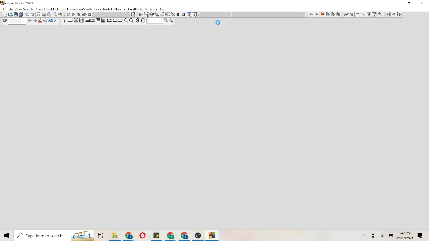 This screenshot has height=241, width=429. I want to click on File, so click(115, 235).